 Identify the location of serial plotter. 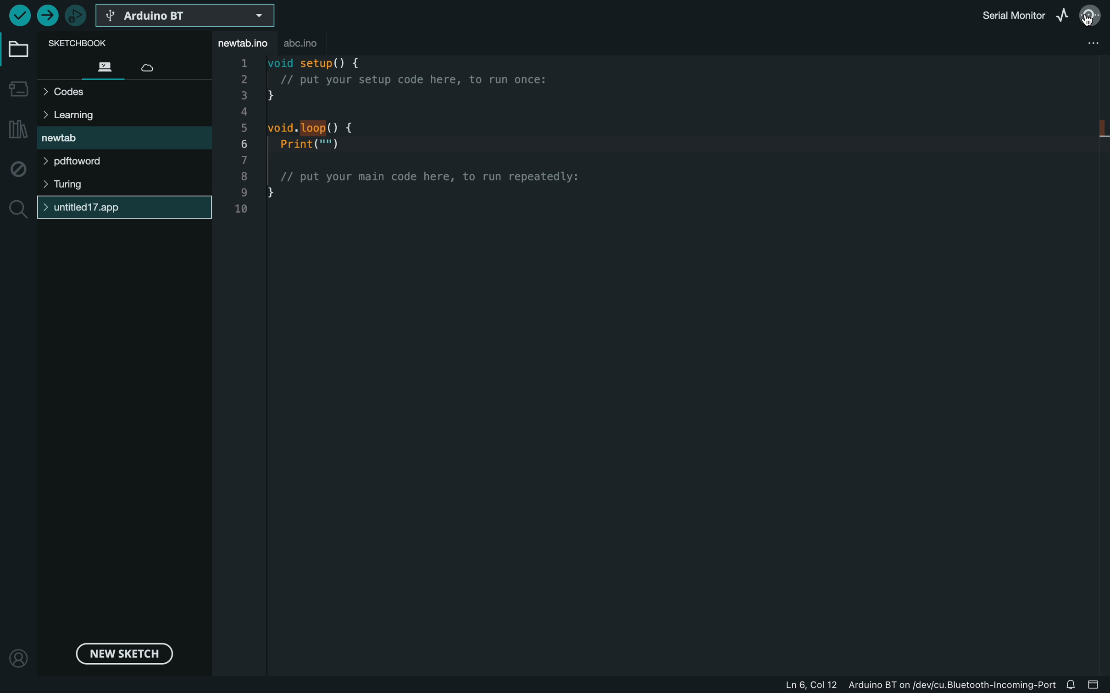
(1063, 13).